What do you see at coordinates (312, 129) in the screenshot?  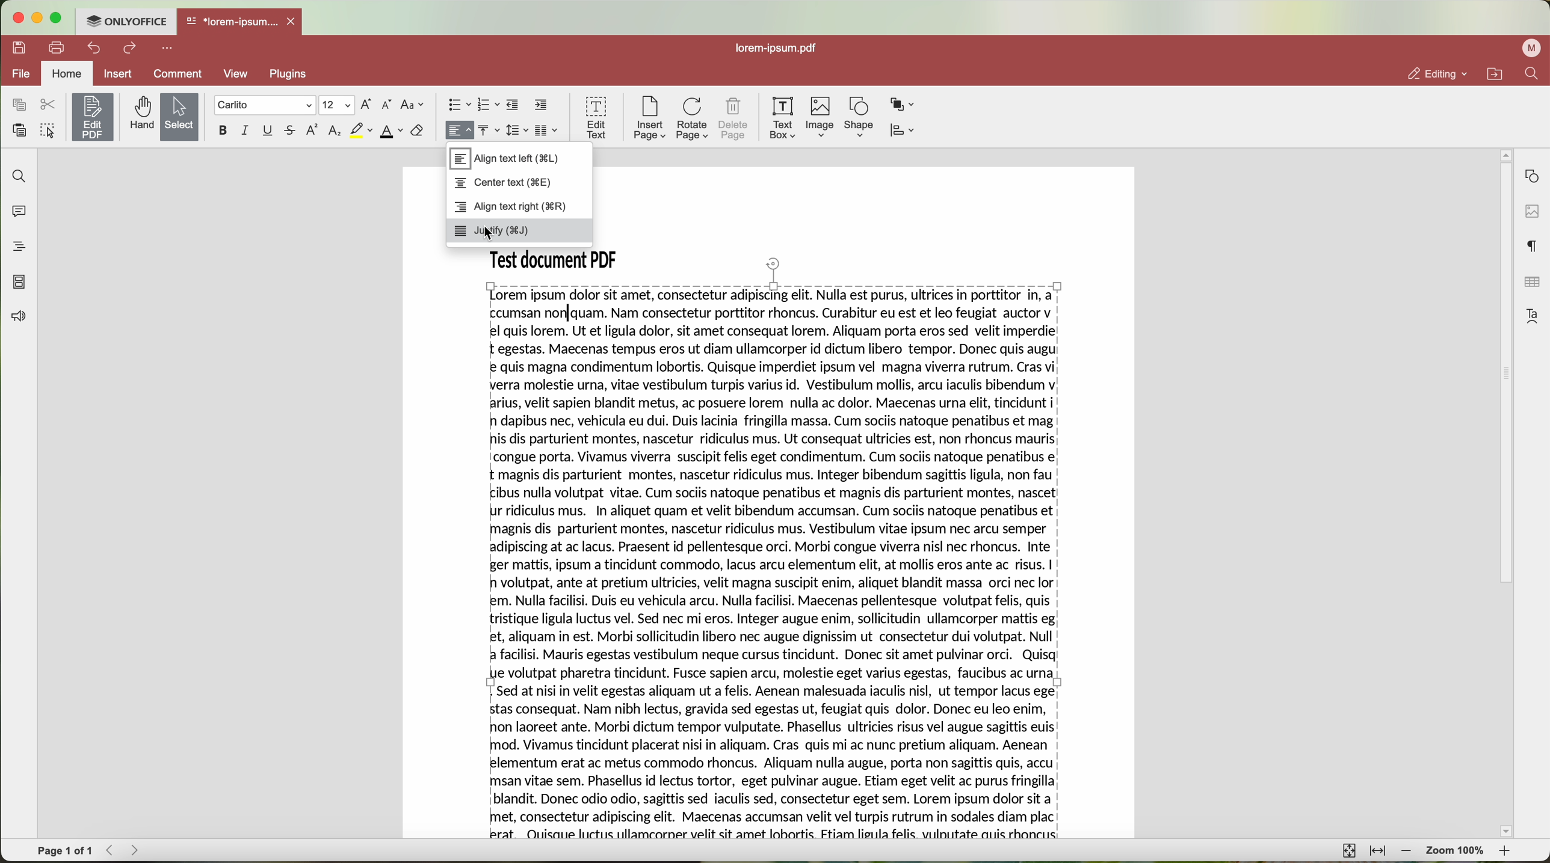 I see `superscript` at bounding box center [312, 129].